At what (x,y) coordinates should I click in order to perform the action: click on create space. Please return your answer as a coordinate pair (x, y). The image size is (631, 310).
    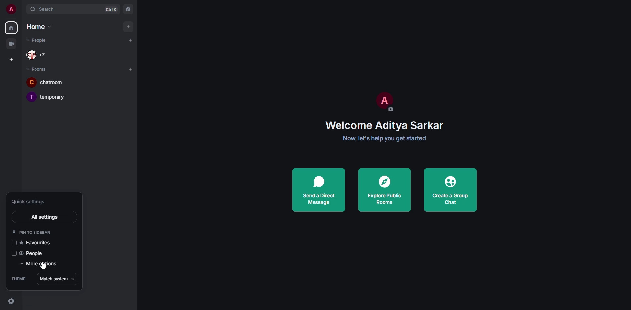
    Looking at the image, I should click on (10, 59).